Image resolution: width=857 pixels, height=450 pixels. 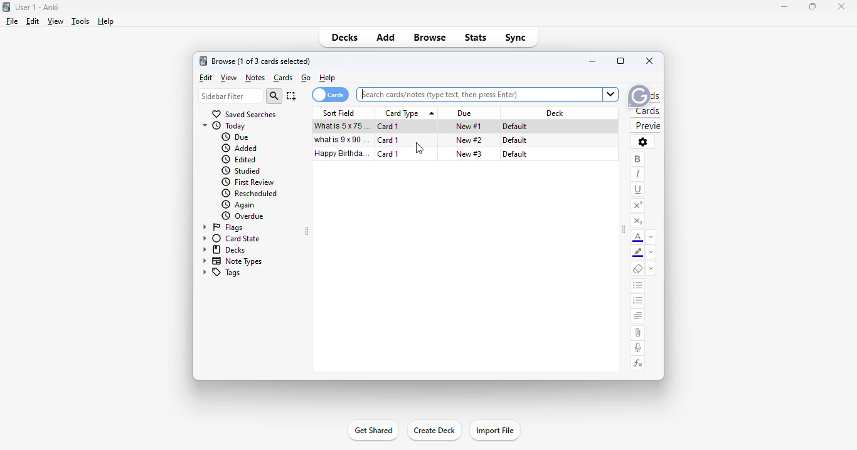 What do you see at coordinates (646, 110) in the screenshot?
I see `cards` at bounding box center [646, 110].